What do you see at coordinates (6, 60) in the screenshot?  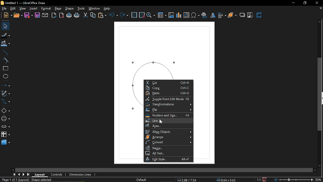 I see `curve` at bounding box center [6, 60].